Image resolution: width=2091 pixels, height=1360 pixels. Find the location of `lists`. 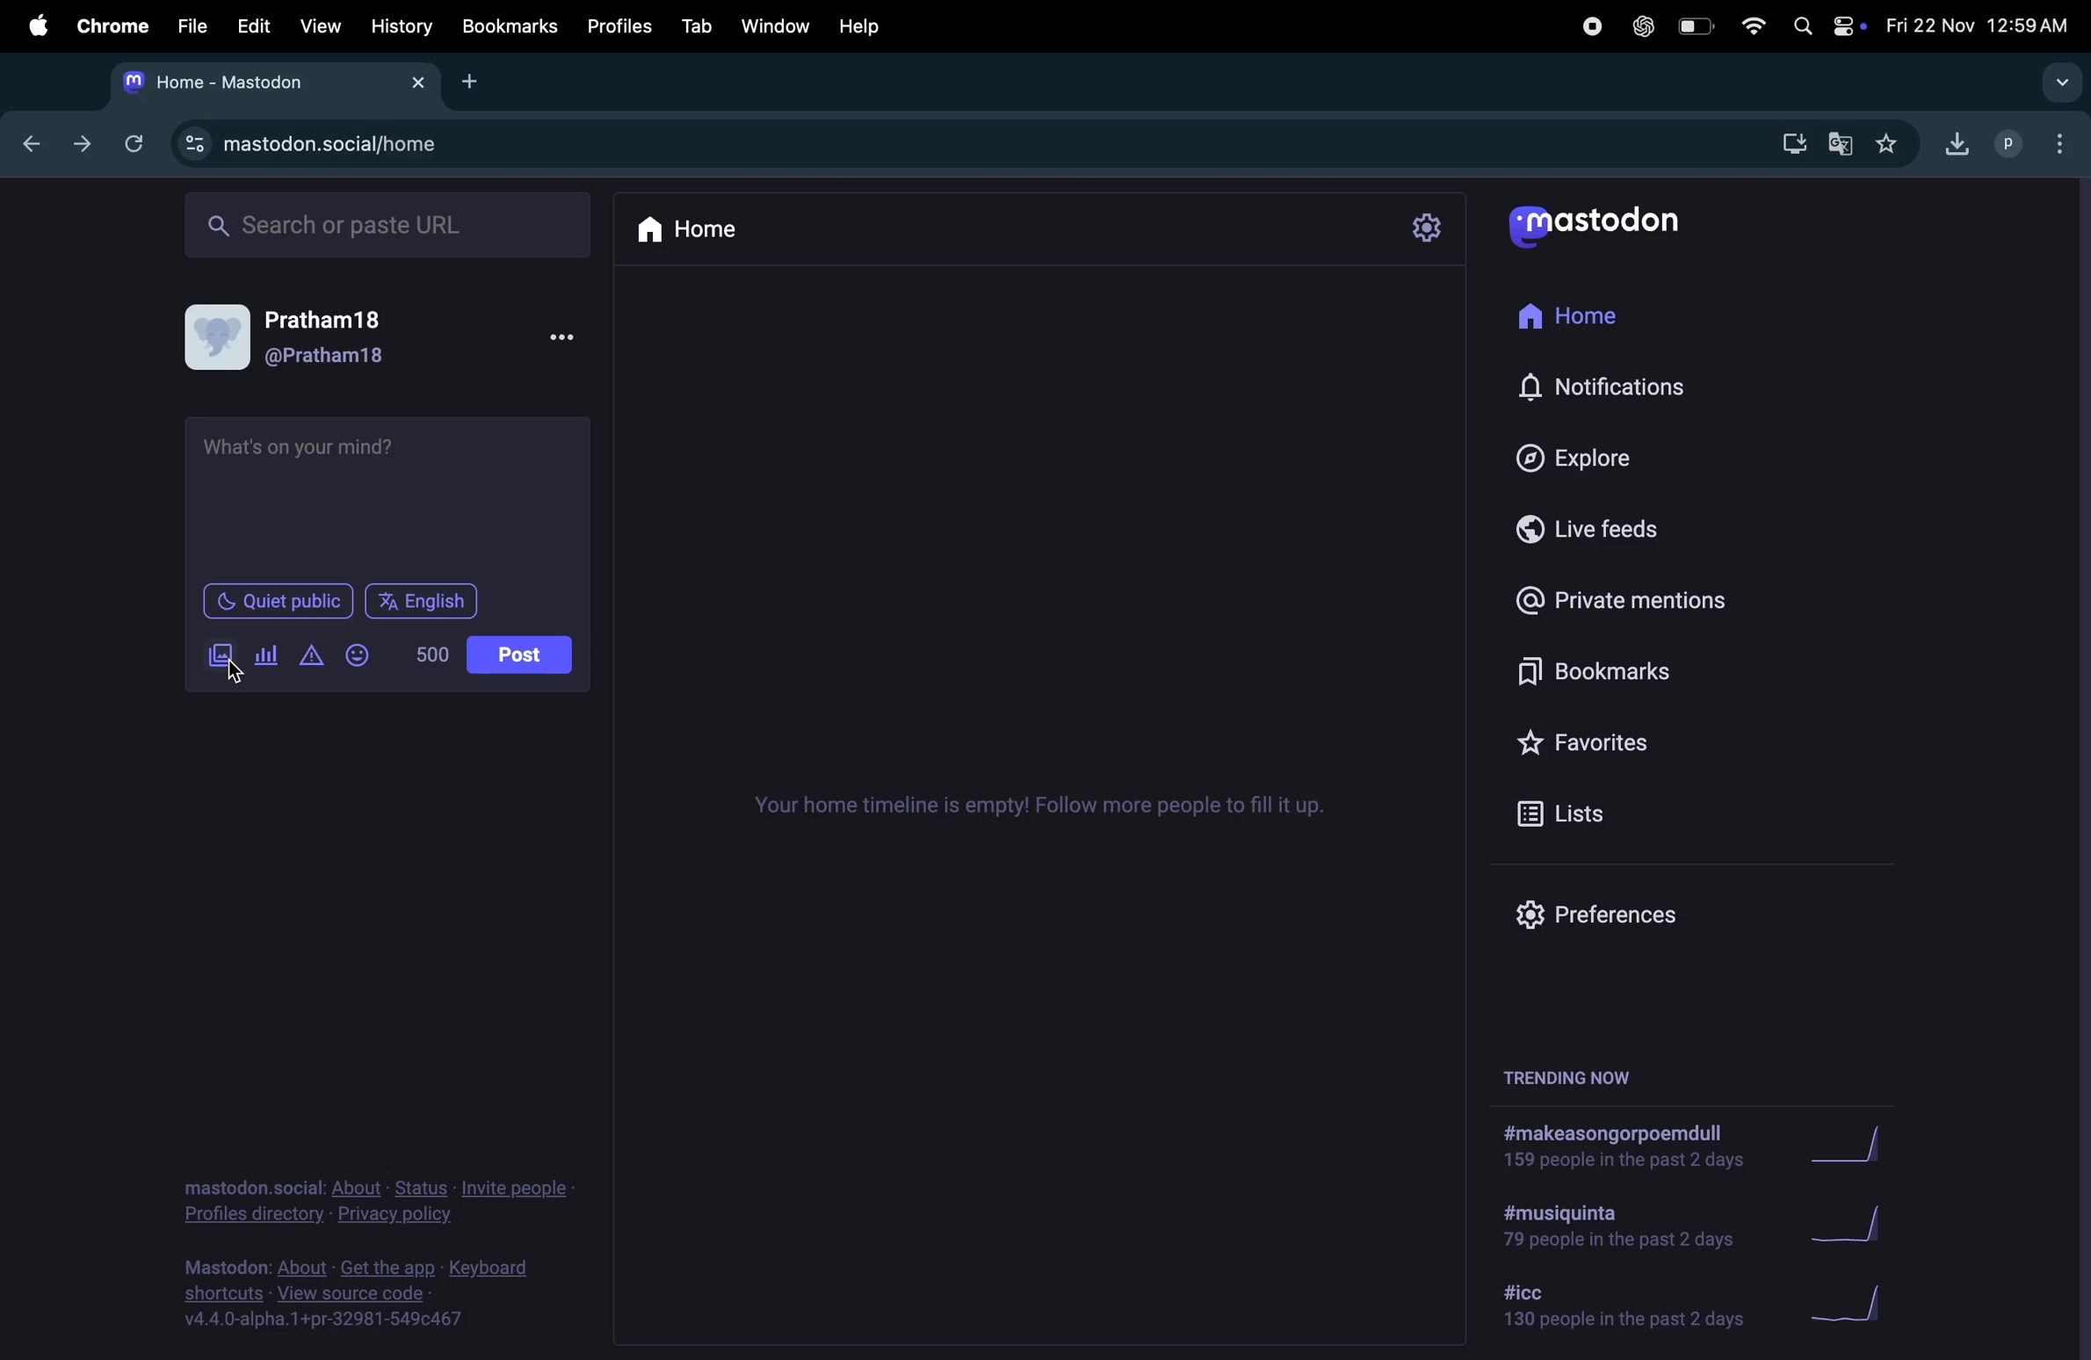

lists is located at coordinates (1648, 819).